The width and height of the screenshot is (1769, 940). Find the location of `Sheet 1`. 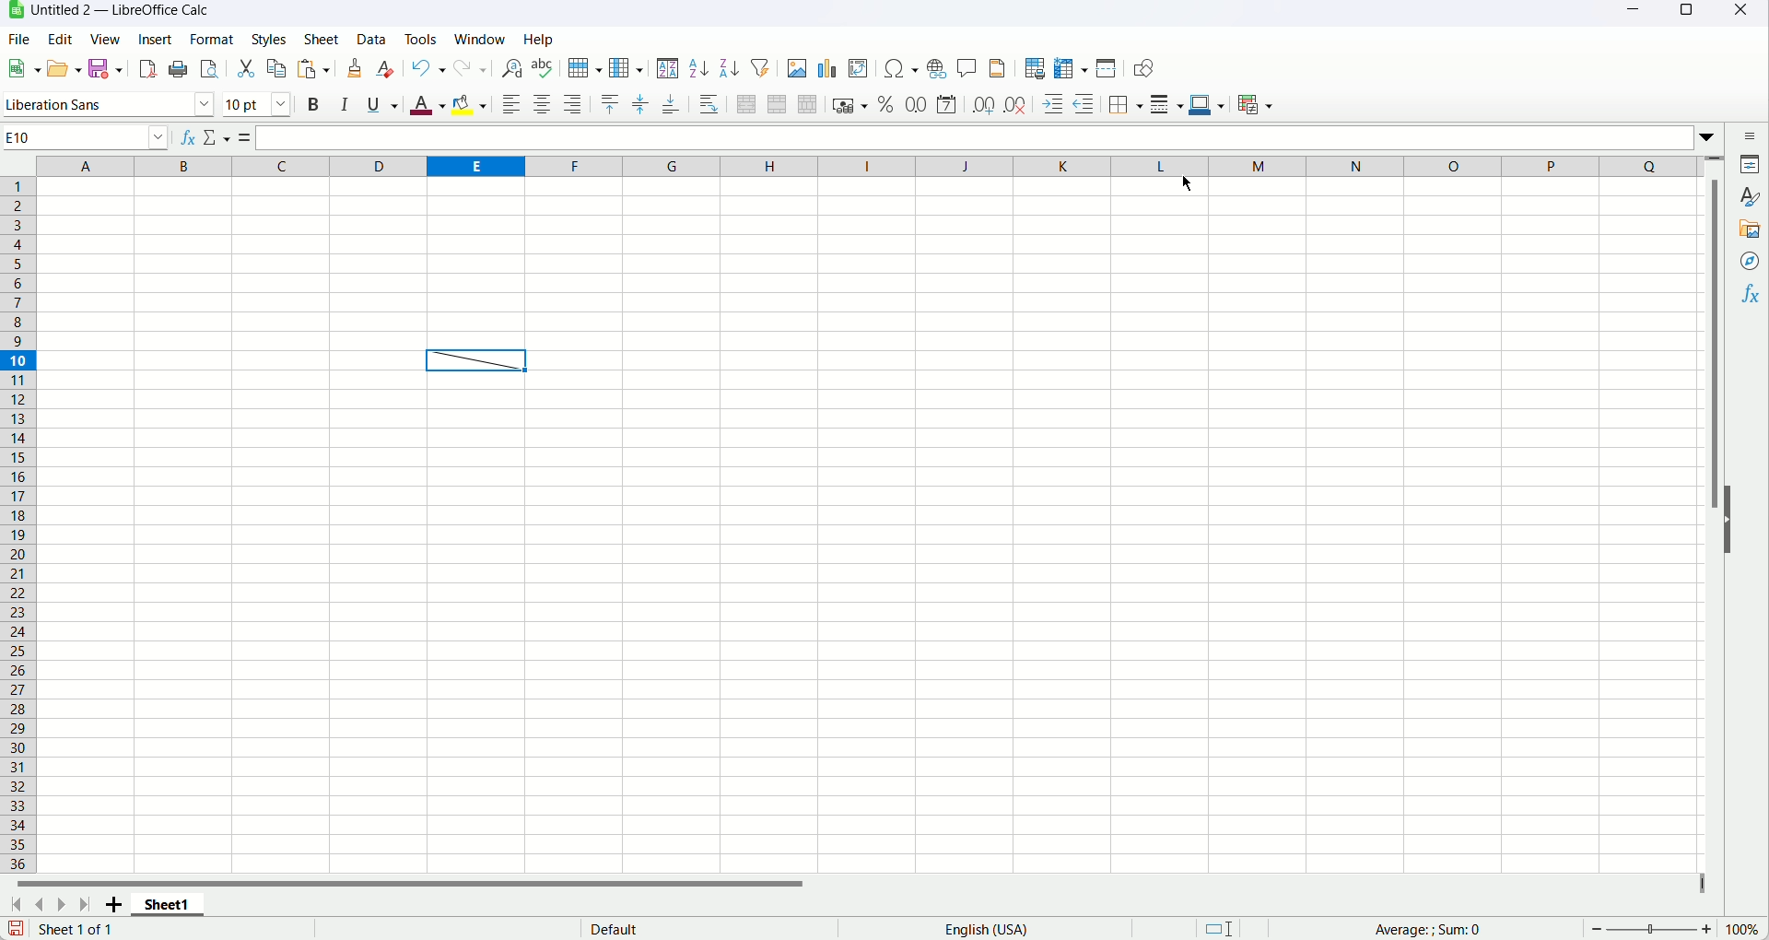

Sheet 1 is located at coordinates (169, 907).